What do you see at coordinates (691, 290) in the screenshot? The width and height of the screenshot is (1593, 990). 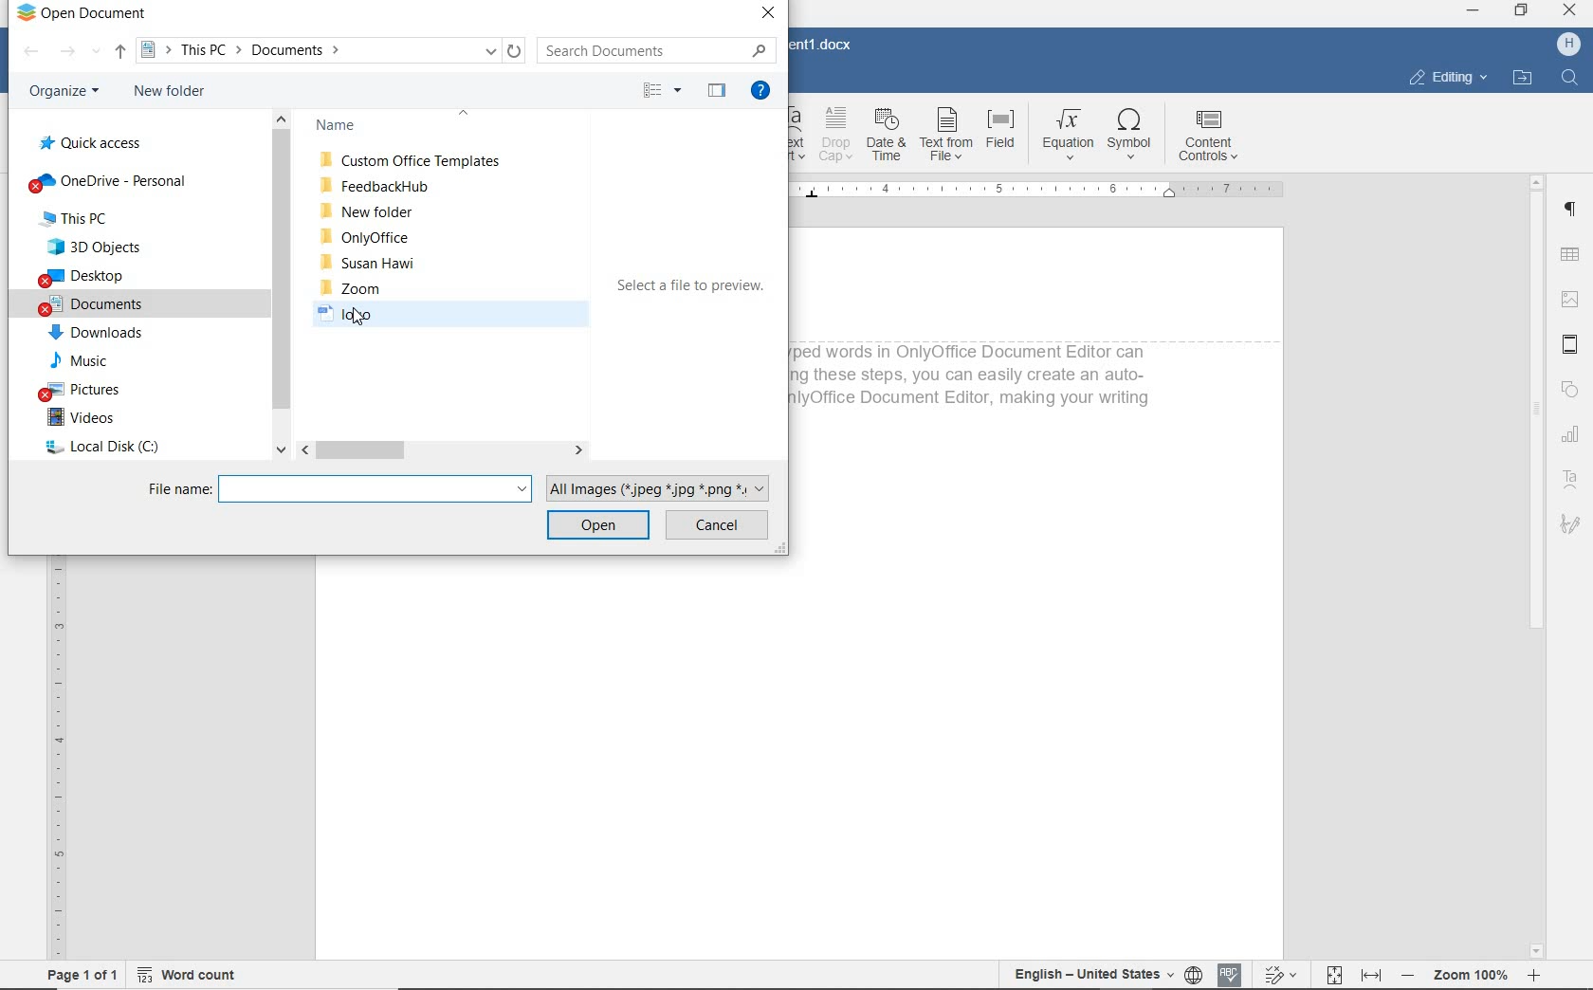 I see `SELECT A FILE TO PREVIEW` at bounding box center [691, 290].